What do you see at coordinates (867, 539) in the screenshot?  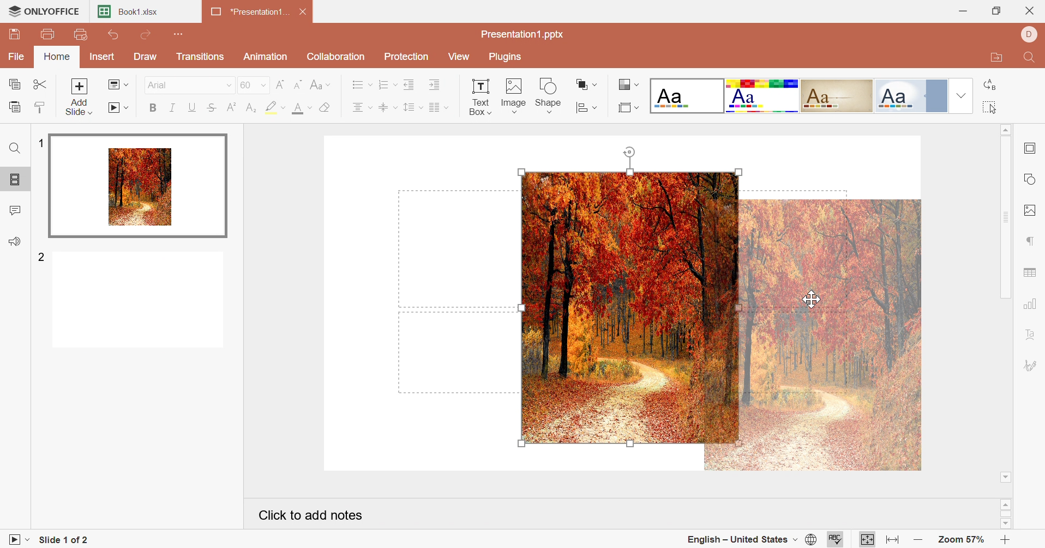 I see `Fit to slide` at bounding box center [867, 539].